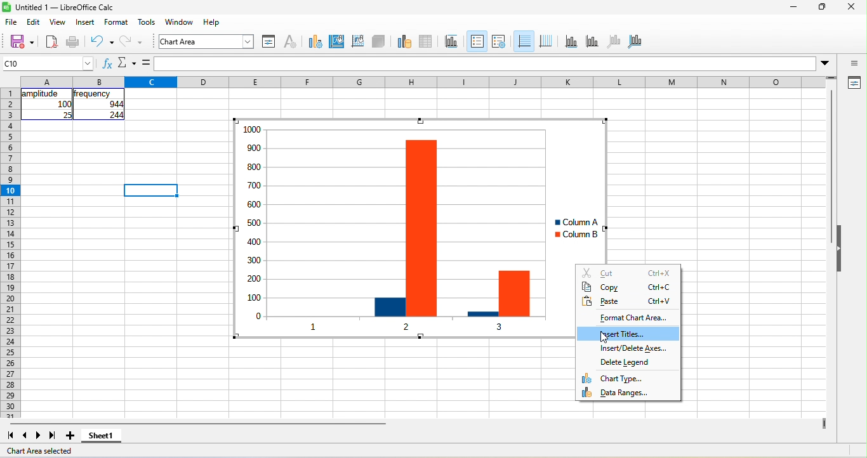 This screenshot has width=867, height=458. Describe the element at coordinates (852, 6) in the screenshot. I see `close` at that location.